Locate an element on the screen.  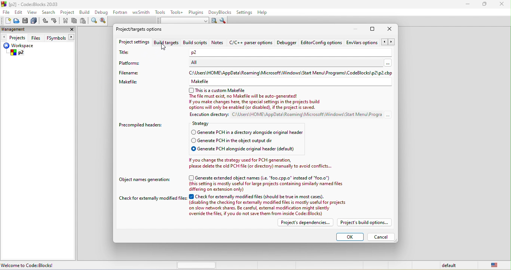
close is located at coordinates (71, 29).